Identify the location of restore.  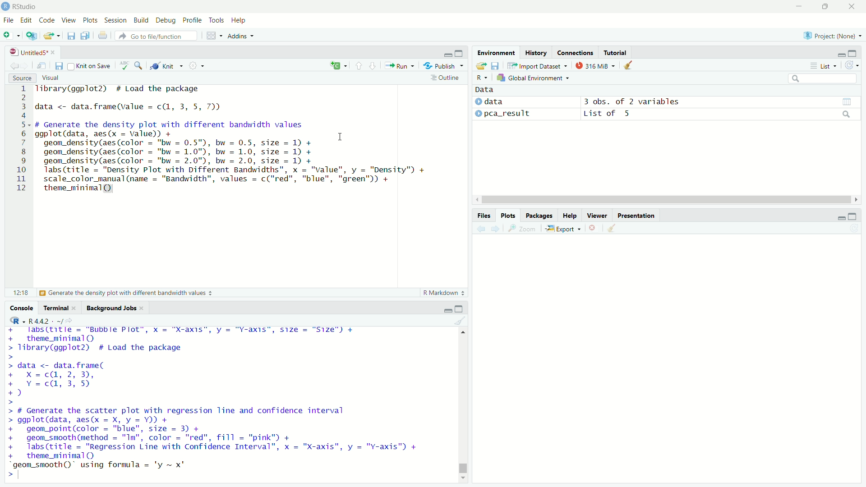
(825, 7).